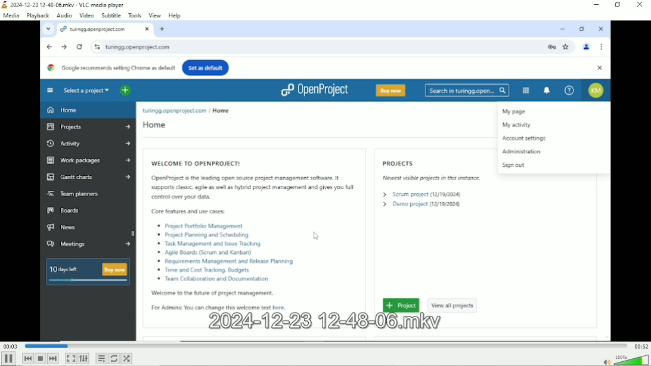 Image resolution: width=651 pixels, height=366 pixels. What do you see at coordinates (41, 358) in the screenshot?
I see `Stop playback` at bounding box center [41, 358].